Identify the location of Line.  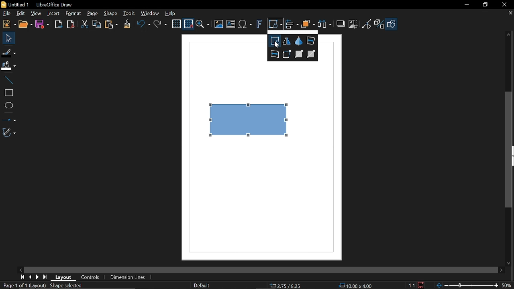
(7, 80).